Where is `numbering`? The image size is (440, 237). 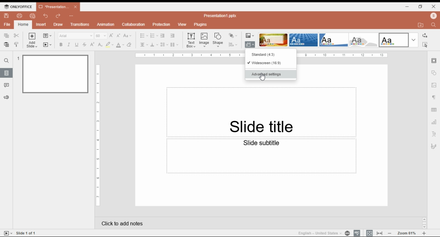 numbering is located at coordinates (154, 36).